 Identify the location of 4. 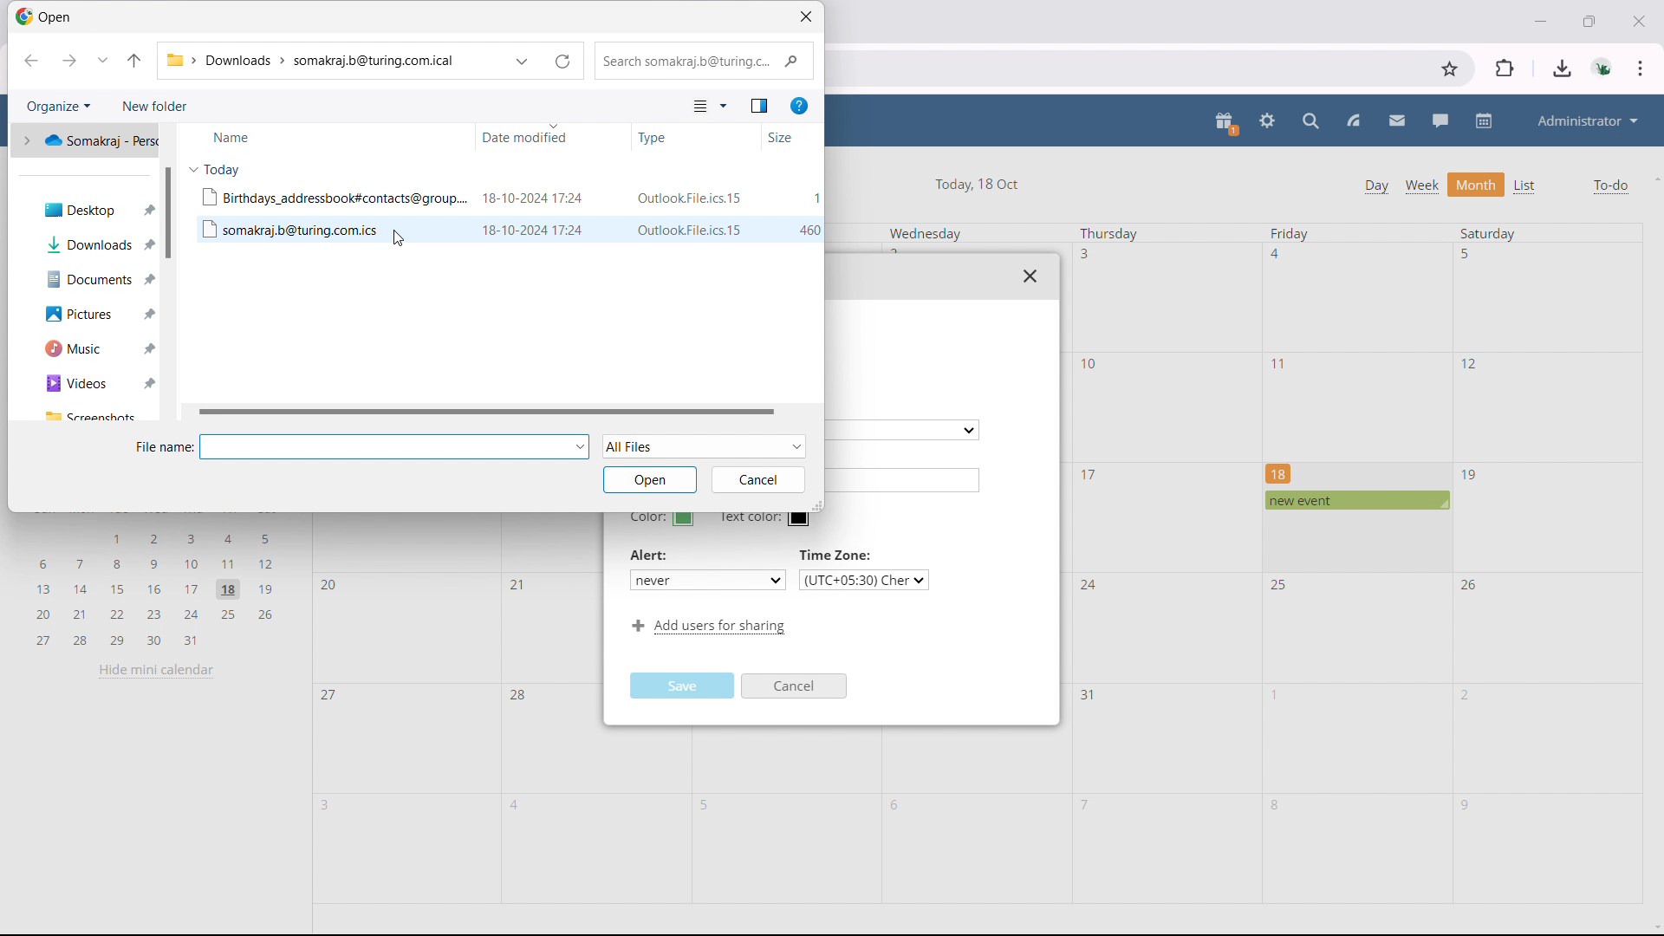
(517, 805).